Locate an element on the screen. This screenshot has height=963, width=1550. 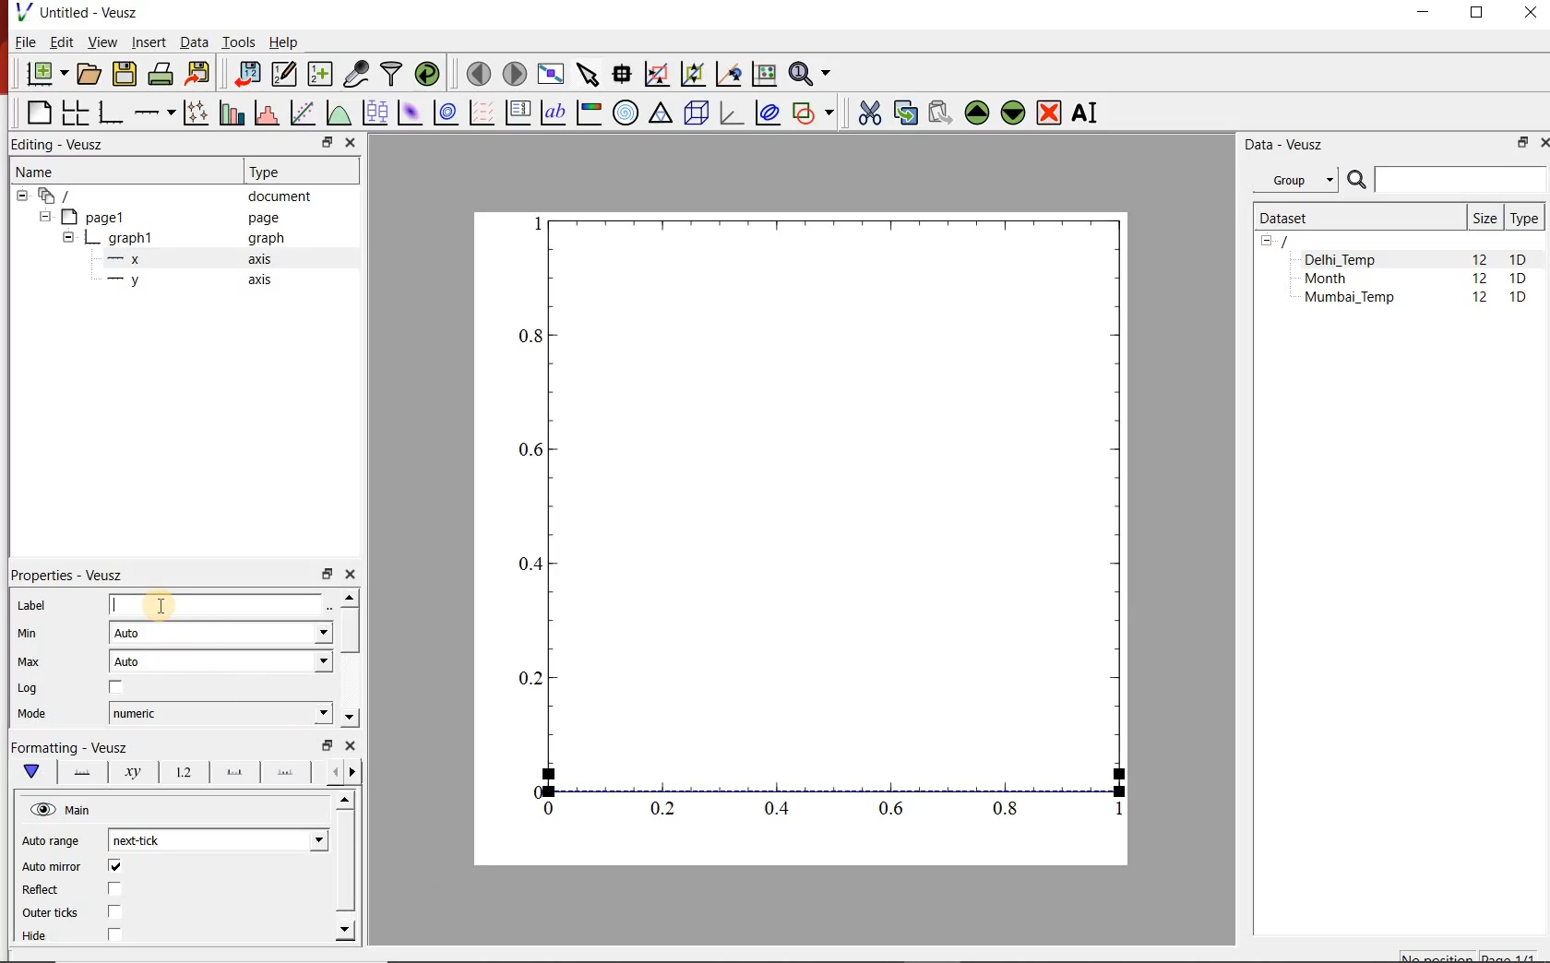
new document is located at coordinates (45, 74).